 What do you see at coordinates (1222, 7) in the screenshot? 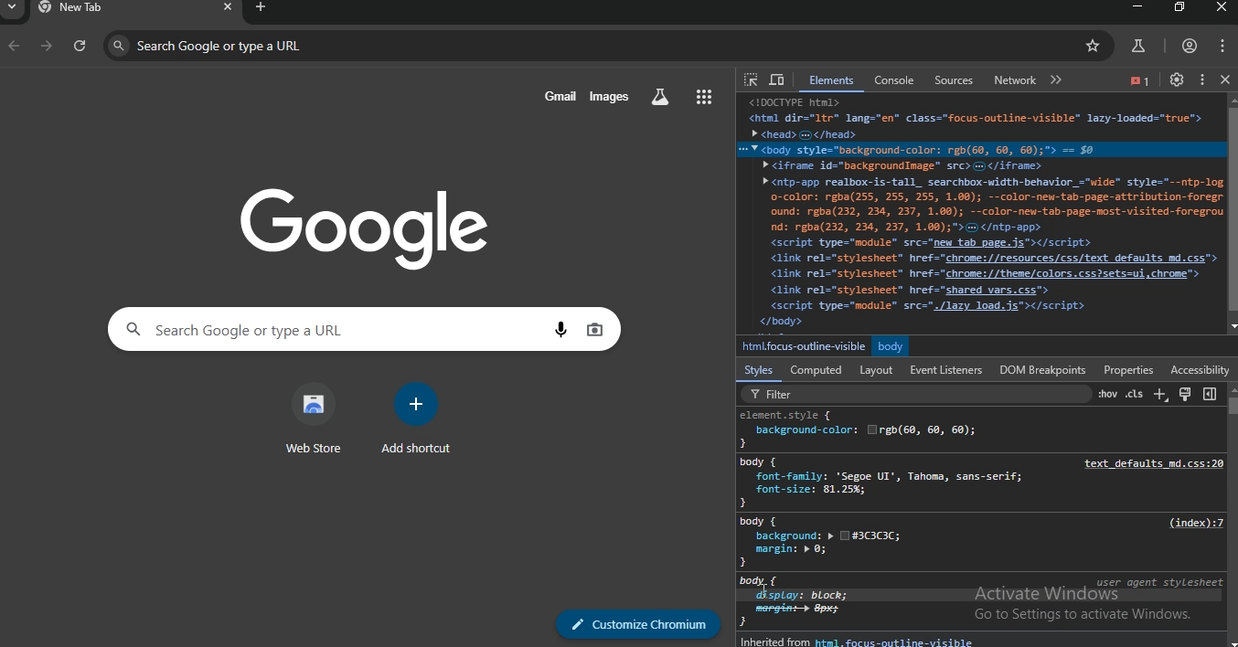
I see `close` at bounding box center [1222, 7].